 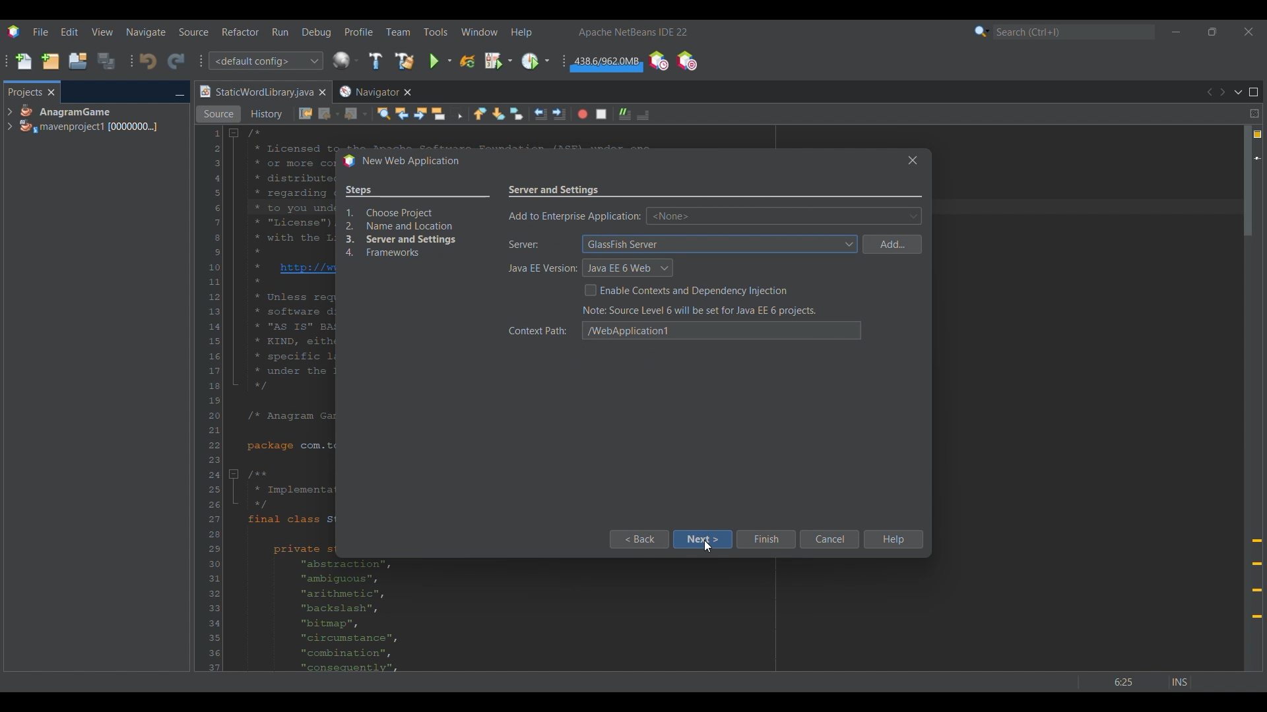 What do you see at coordinates (701, 311) in the screenshot?
I see `Setting description` at bounding box center [701, 311].